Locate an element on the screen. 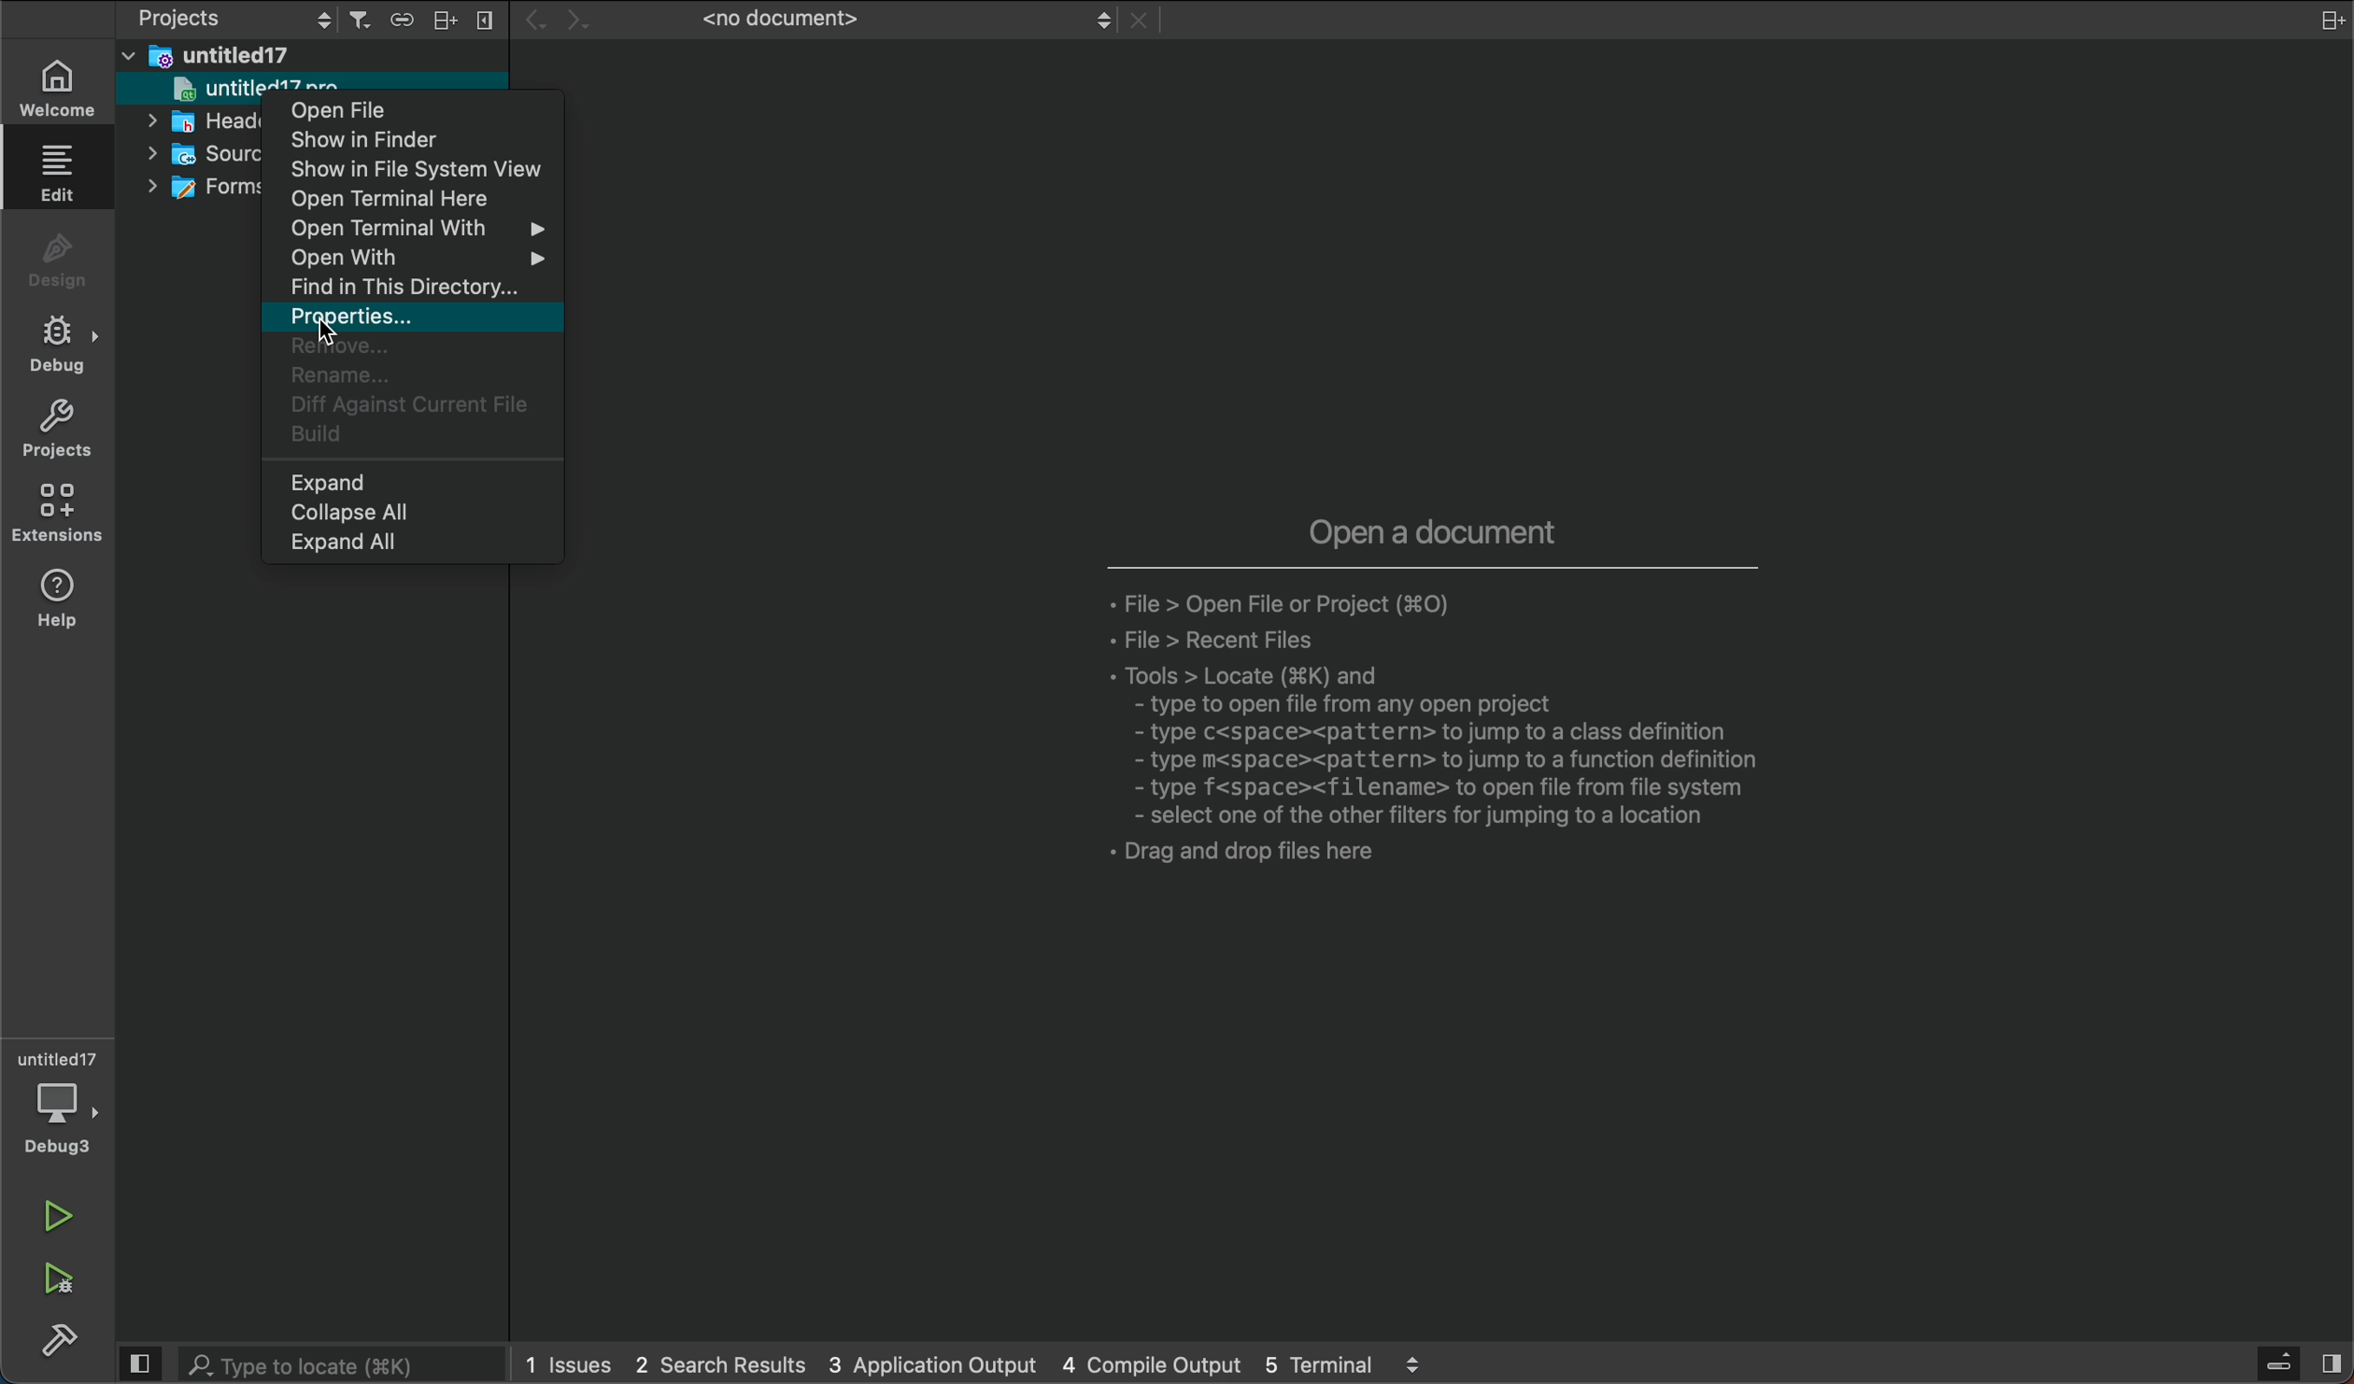 The height and width of the screenshot is (1384, 2354). open terminal with is located at coordinates (422, 233).